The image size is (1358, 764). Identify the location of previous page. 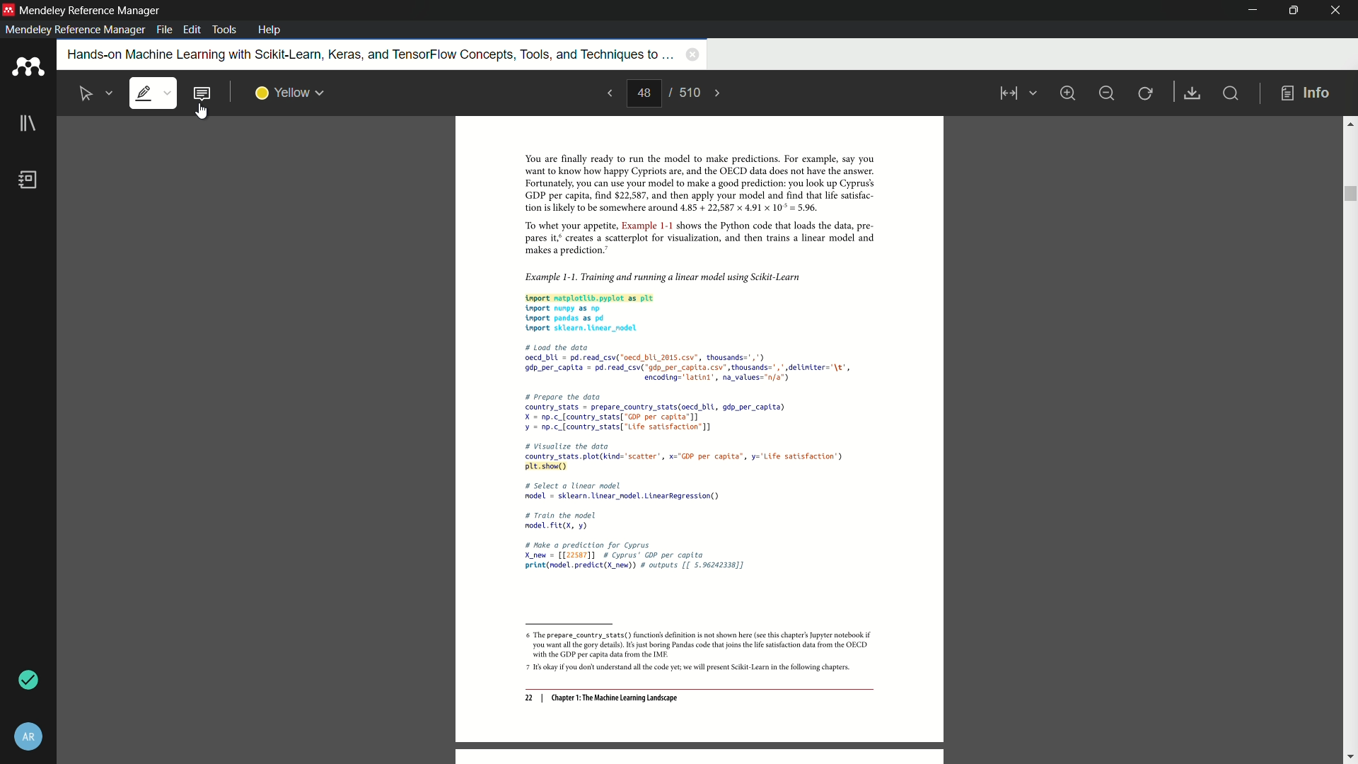
(608, 93).